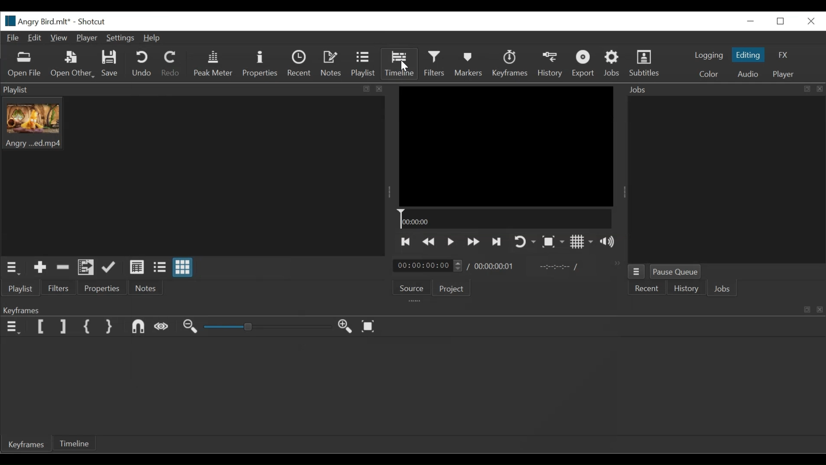 Image resolution: width=826 pixels, height=465 pixels. Describe the element at coordinates (610, 242) in the screenshot. I see `Show volume control` at that location.